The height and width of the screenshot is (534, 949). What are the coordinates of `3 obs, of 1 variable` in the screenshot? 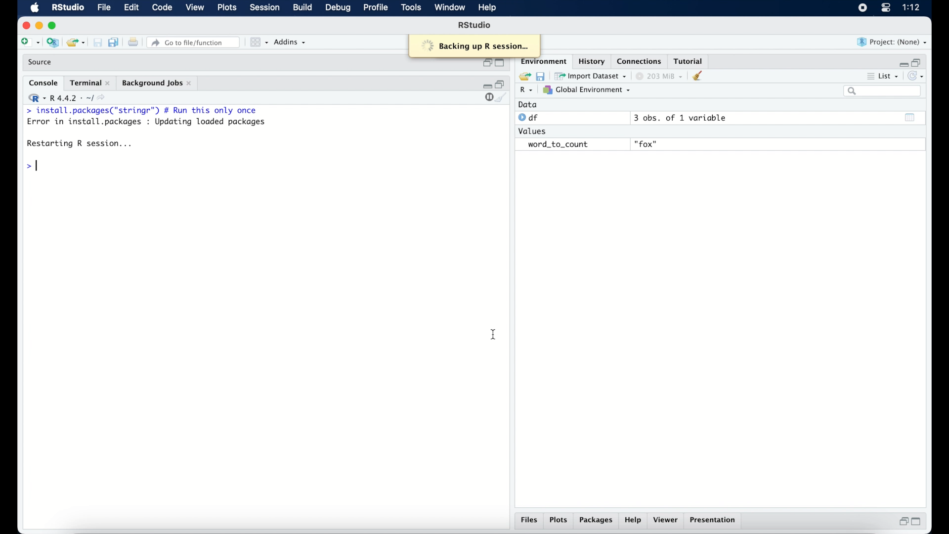 It's located at (685, 118).